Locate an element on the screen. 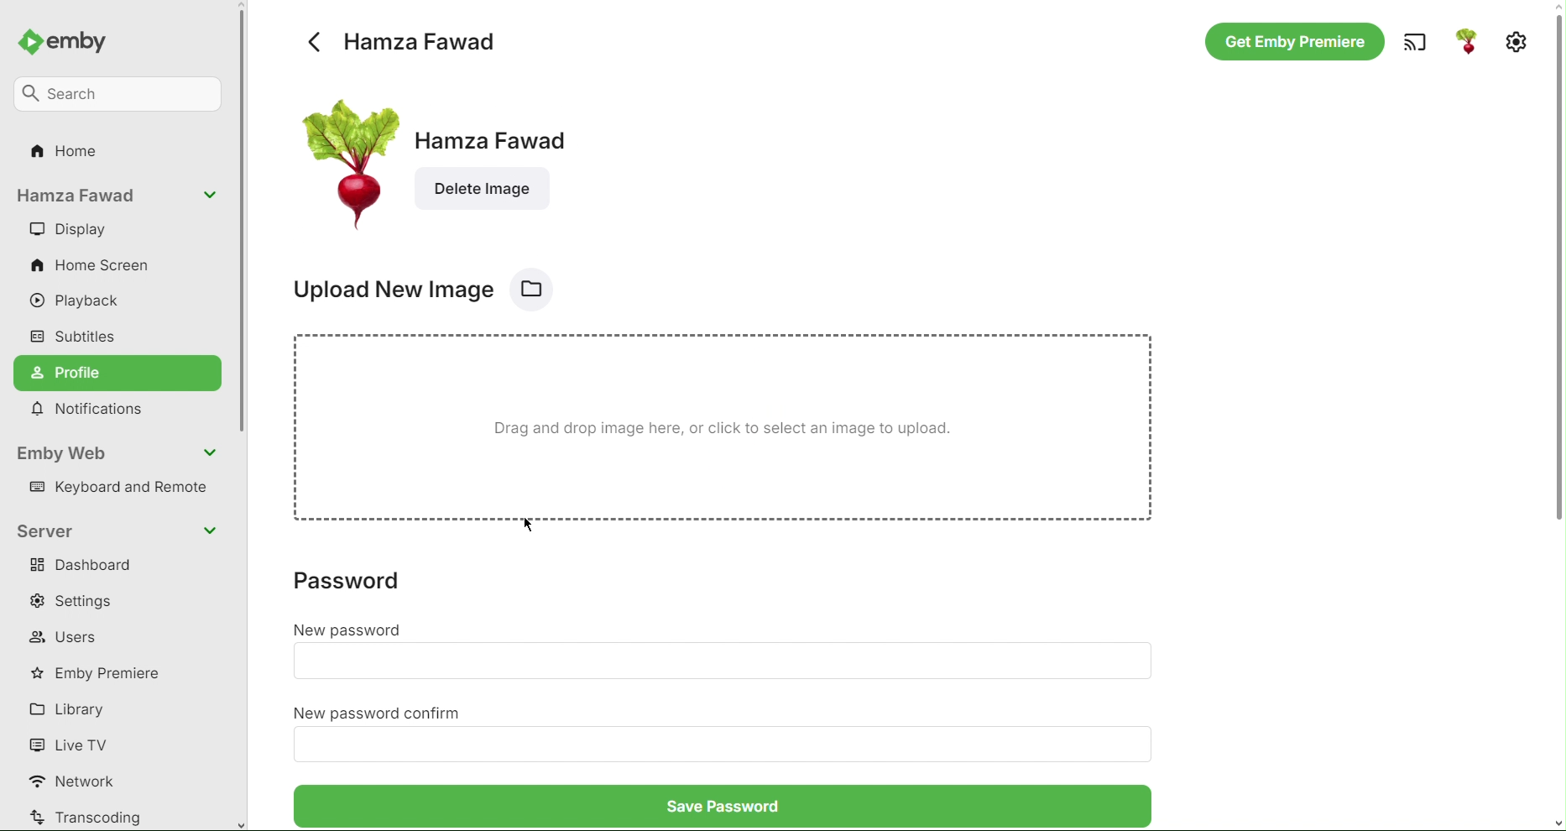 This screenshot has height=831, width=1566. Home Screen is located at coordinates (93, 267).